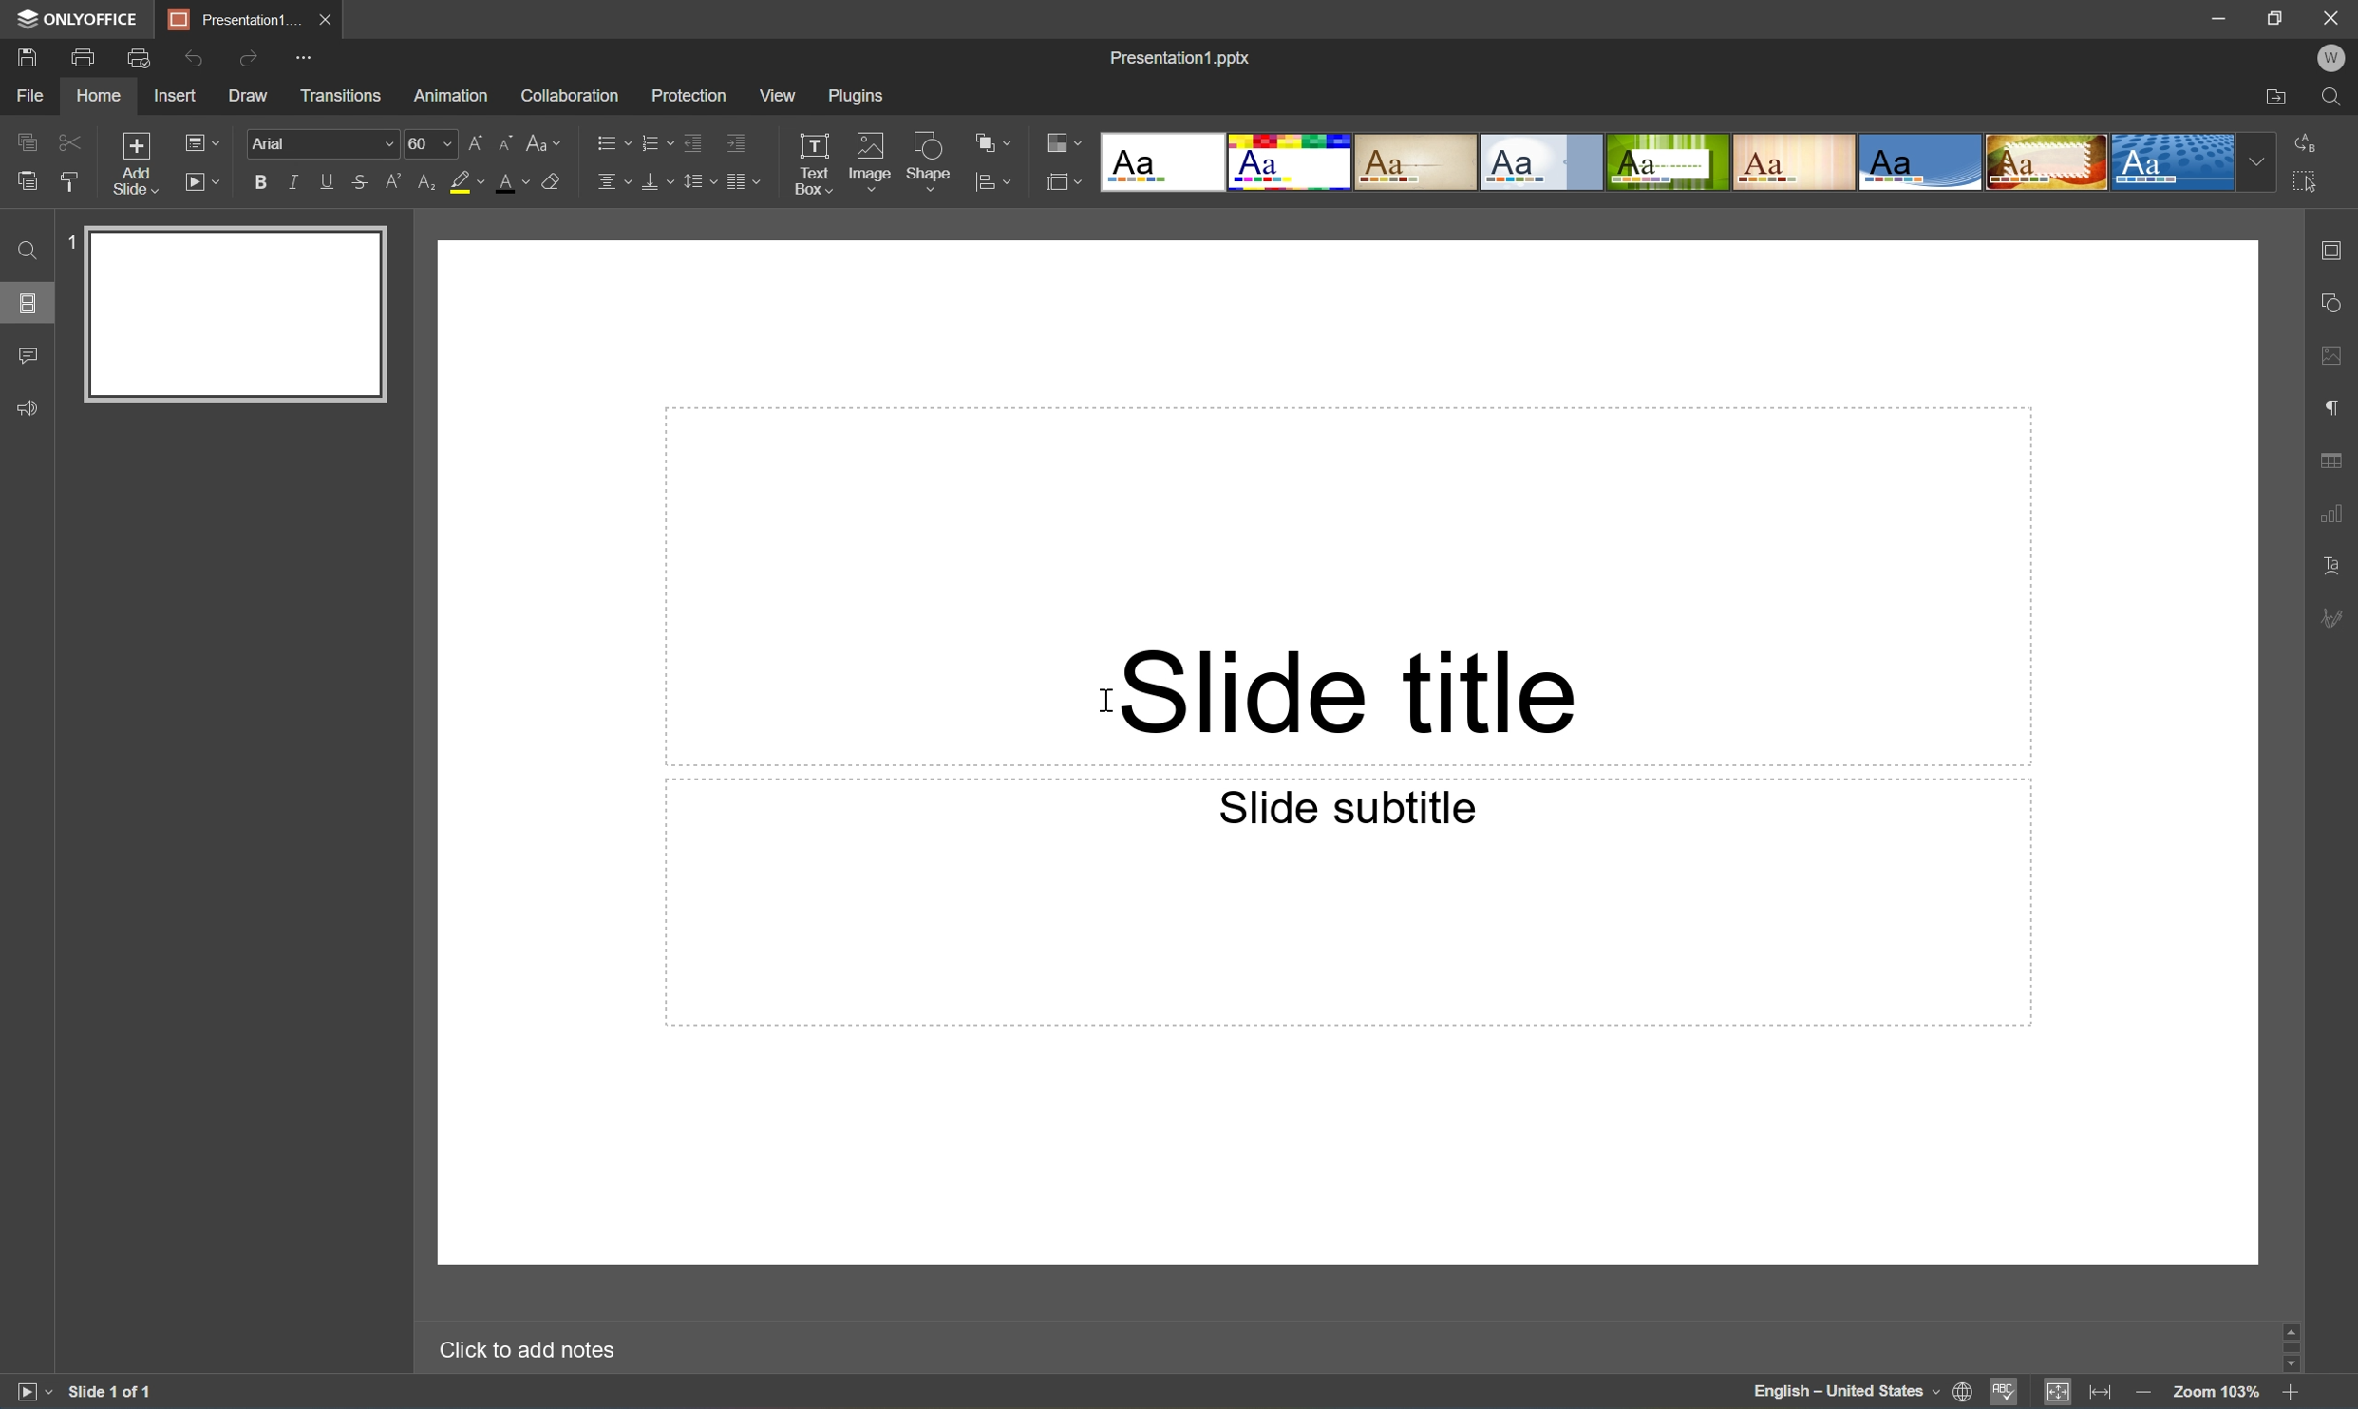  What do you see at coordinates (2141, 1397) in the screenshot?
I see `Zoom out` at bounding box center [2141, 1397].